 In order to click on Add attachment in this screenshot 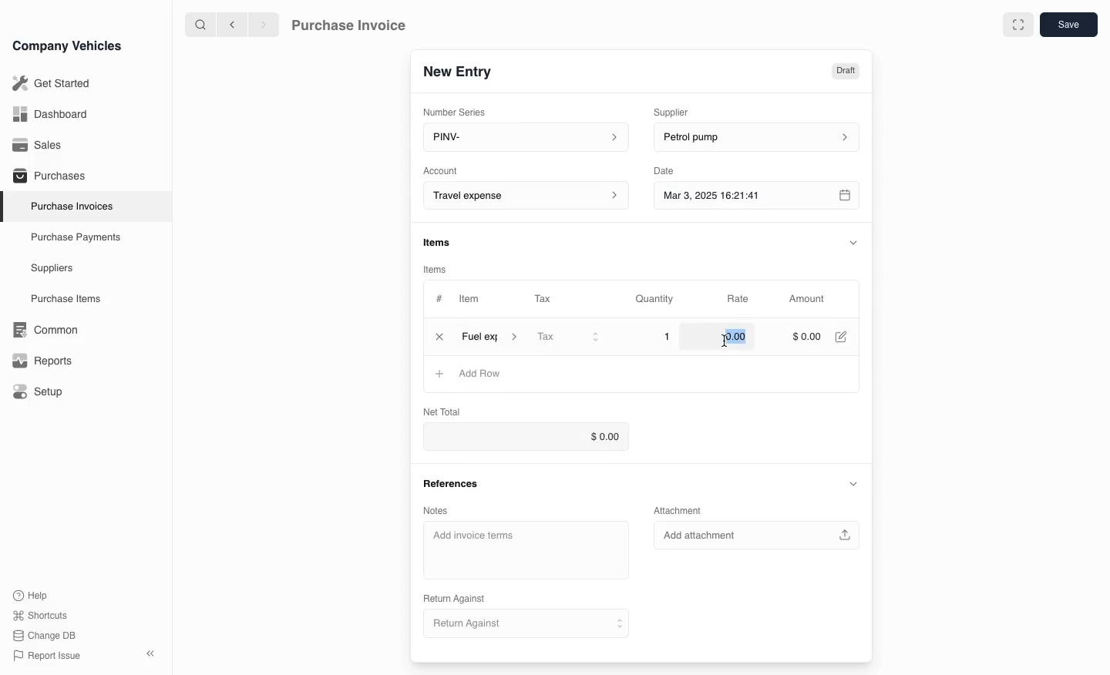, I will do `click(758, 535)`.